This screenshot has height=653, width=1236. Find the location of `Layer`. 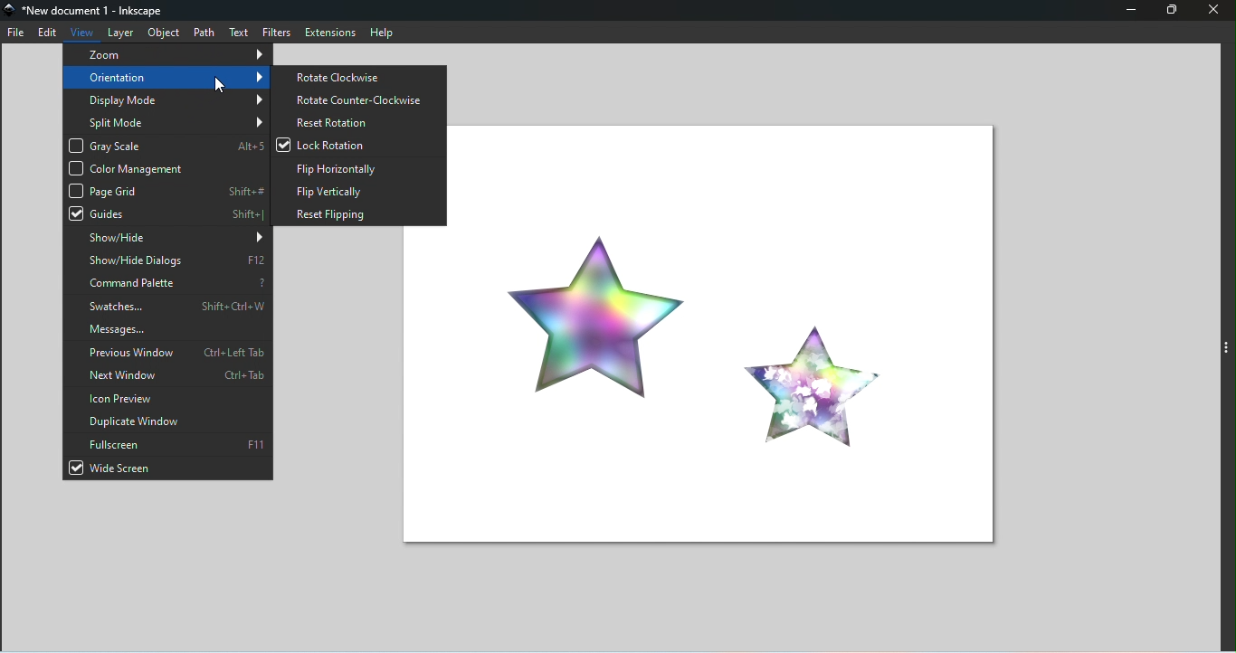

Layer is located at coordinates (123, 33).